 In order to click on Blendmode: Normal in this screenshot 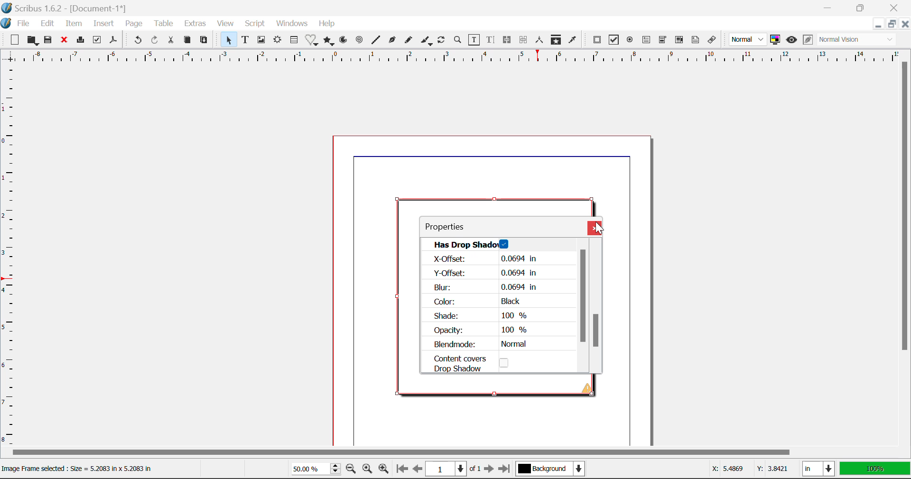, I will do `click(484, 344)`.